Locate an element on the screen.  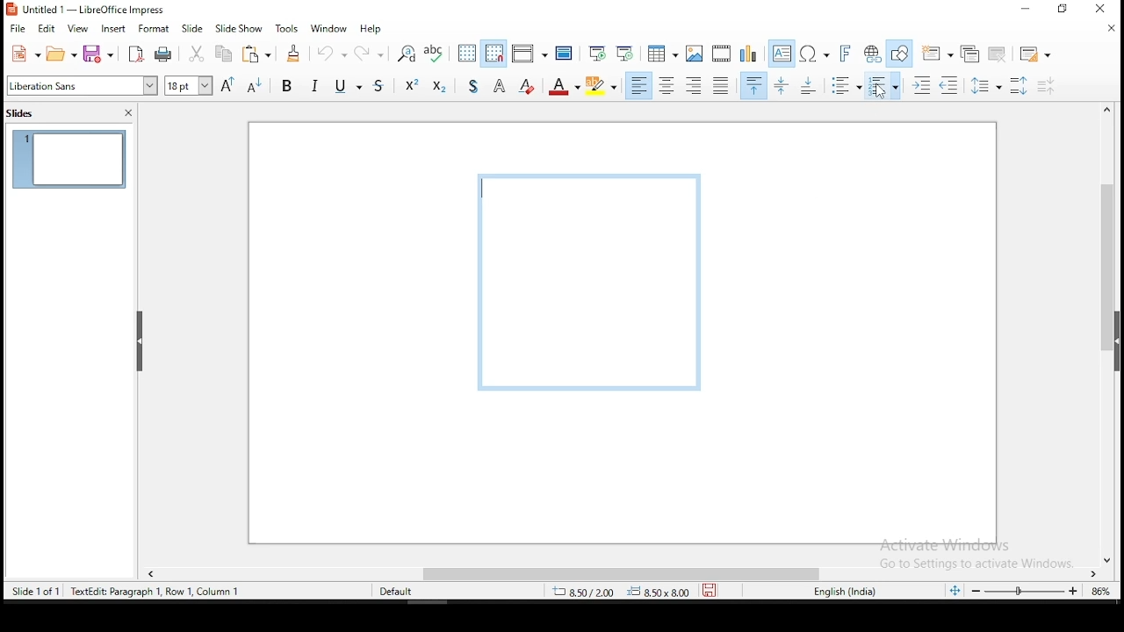
open is located at coordinates (61, 55).